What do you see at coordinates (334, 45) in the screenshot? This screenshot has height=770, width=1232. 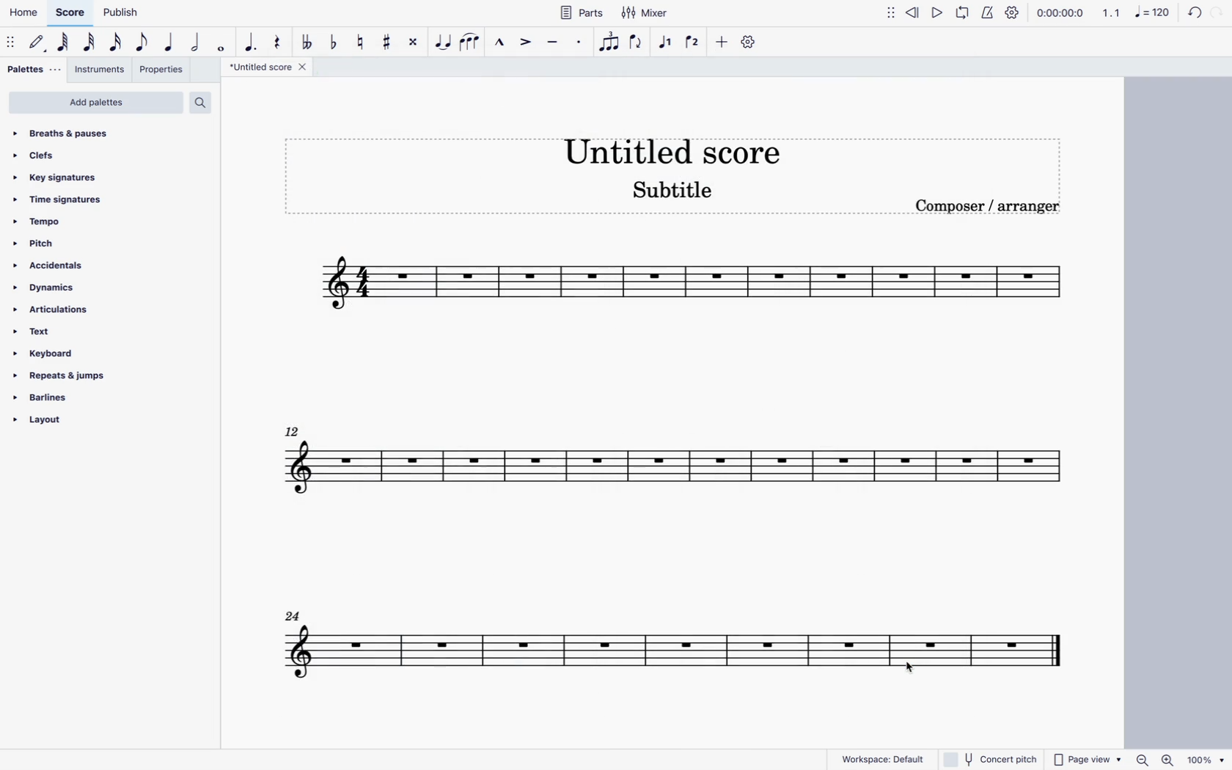 I see `toggle flat` at bounding box center [334, 45].